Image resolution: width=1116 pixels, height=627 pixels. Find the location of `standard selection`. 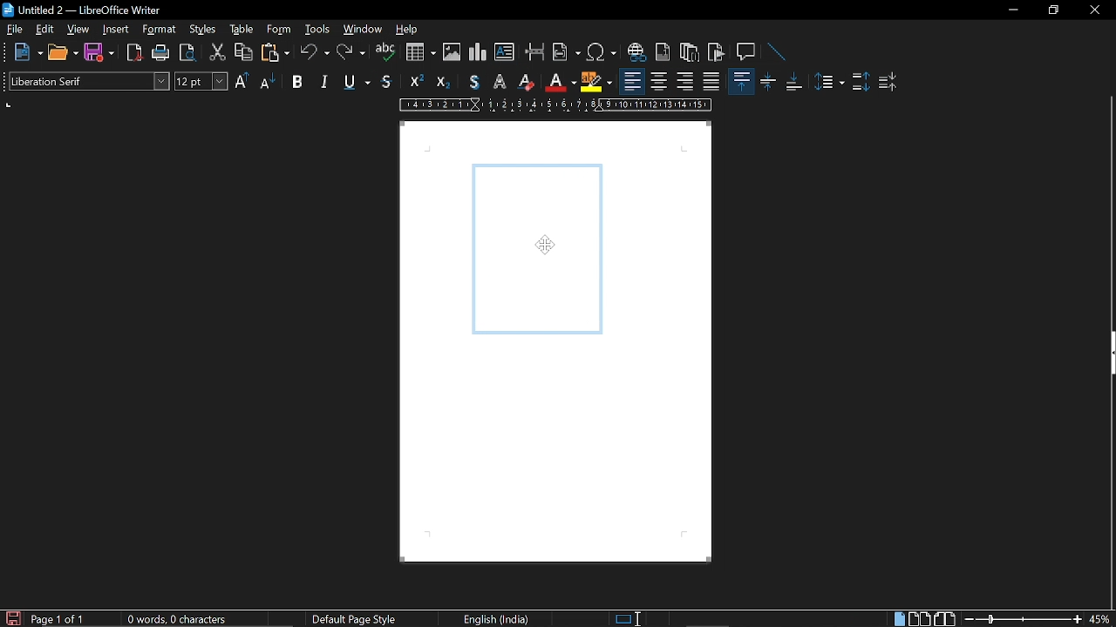

standard selection is located at coordinates (629, 618).